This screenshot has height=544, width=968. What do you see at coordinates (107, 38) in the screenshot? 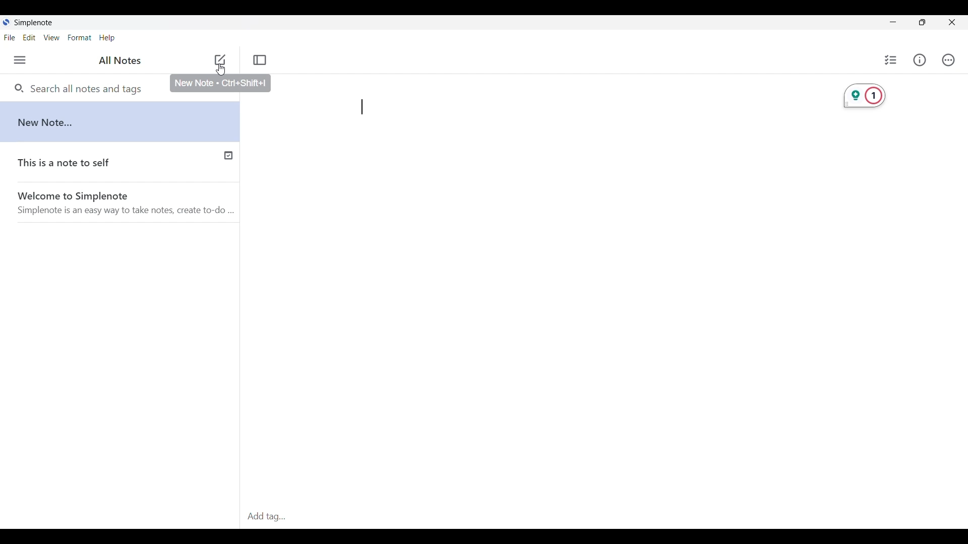
I see `Help menu` at bounding box center [107, 38].